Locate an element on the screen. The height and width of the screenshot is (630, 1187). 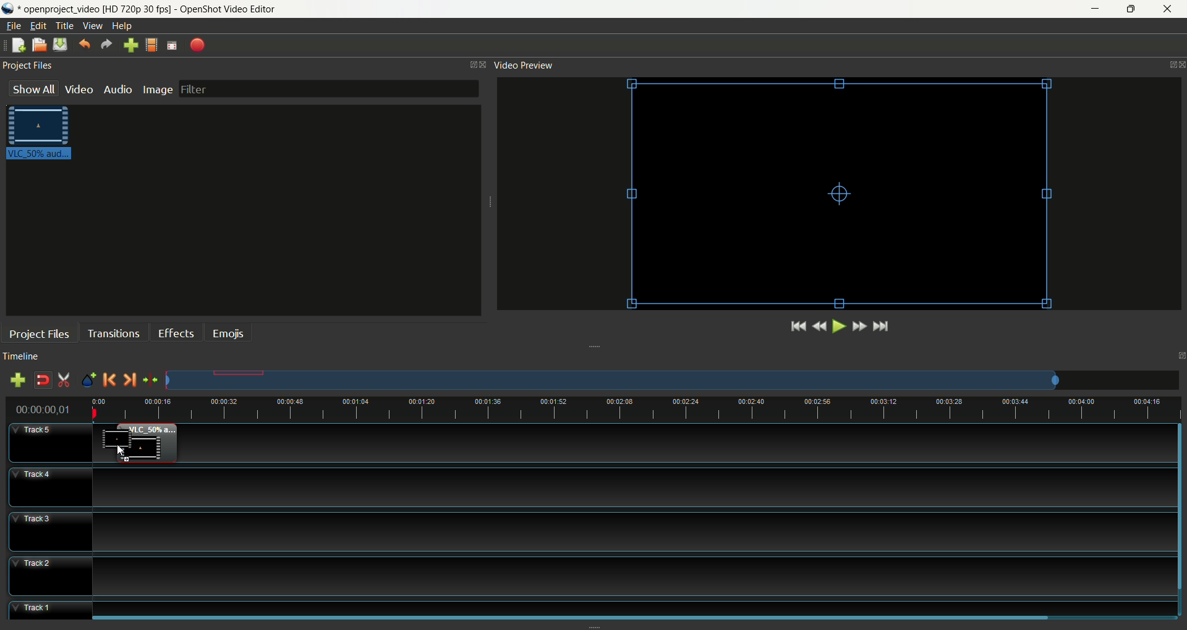
cursor is located at coordinates (121, 453).